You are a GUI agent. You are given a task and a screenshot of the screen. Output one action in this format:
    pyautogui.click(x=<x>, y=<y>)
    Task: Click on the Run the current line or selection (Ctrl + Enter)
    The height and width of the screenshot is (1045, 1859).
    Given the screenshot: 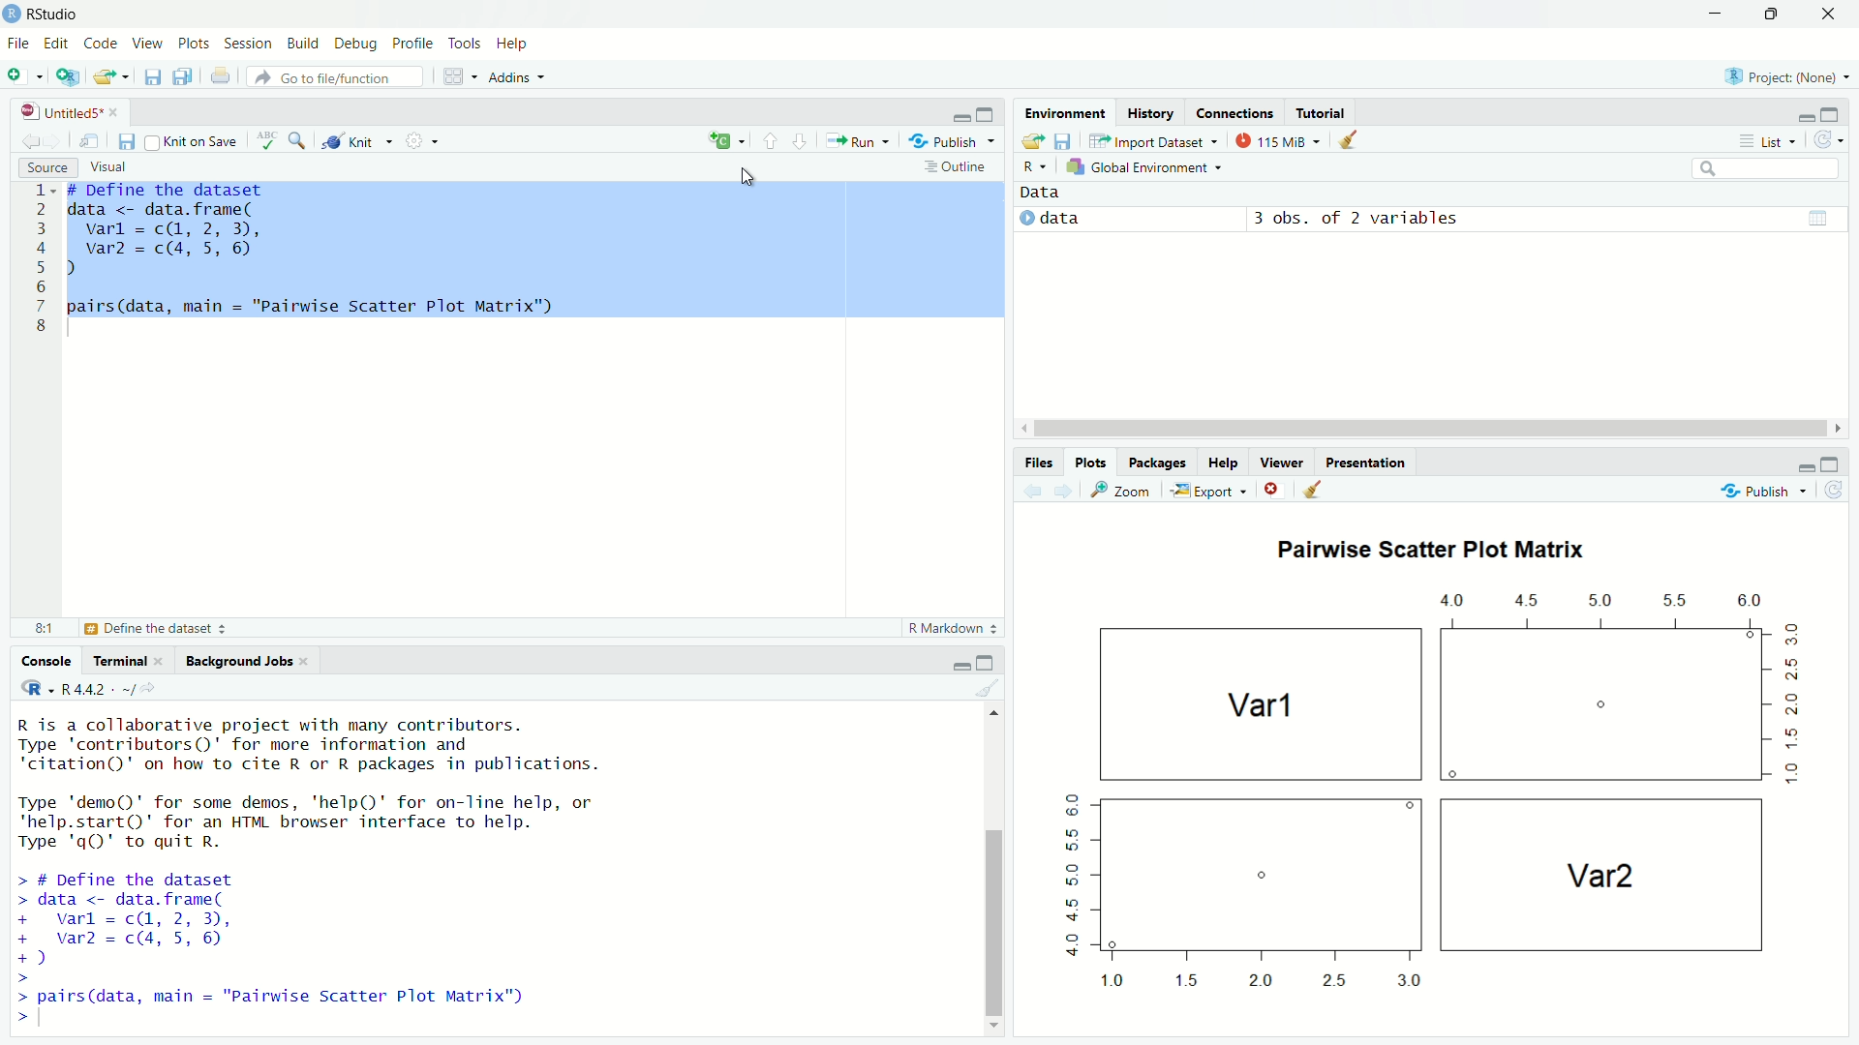 What is the action you would take?
    pyautogui.click(x=855, y=139)
    